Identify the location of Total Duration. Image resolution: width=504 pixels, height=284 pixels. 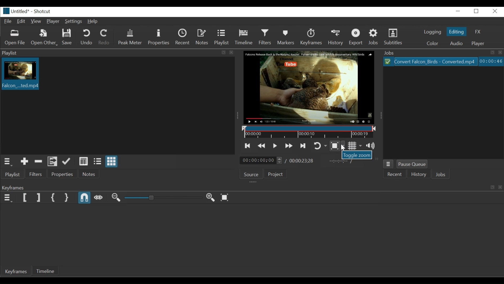
(301, 161).